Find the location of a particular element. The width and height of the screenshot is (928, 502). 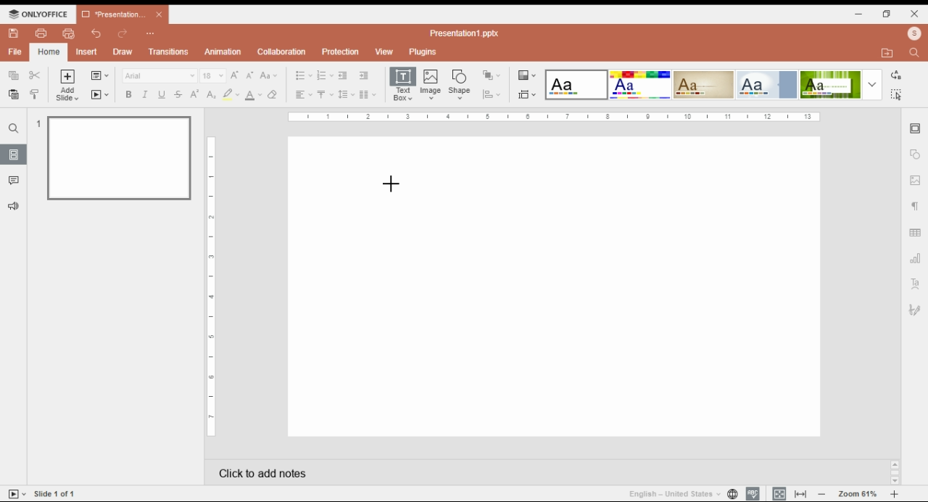

language settings is located at coordinates (732, 494).